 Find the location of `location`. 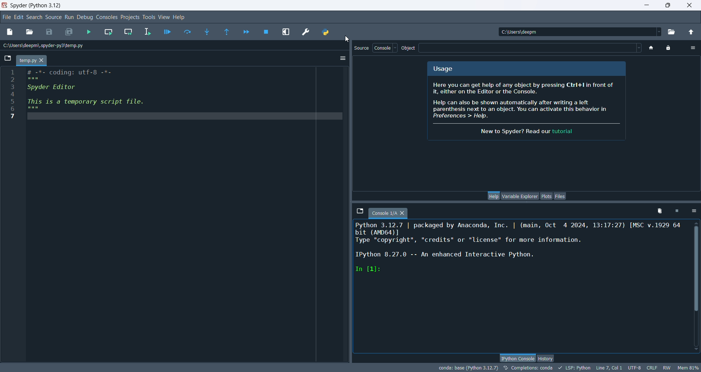

location is located at coordinates (579, 31).